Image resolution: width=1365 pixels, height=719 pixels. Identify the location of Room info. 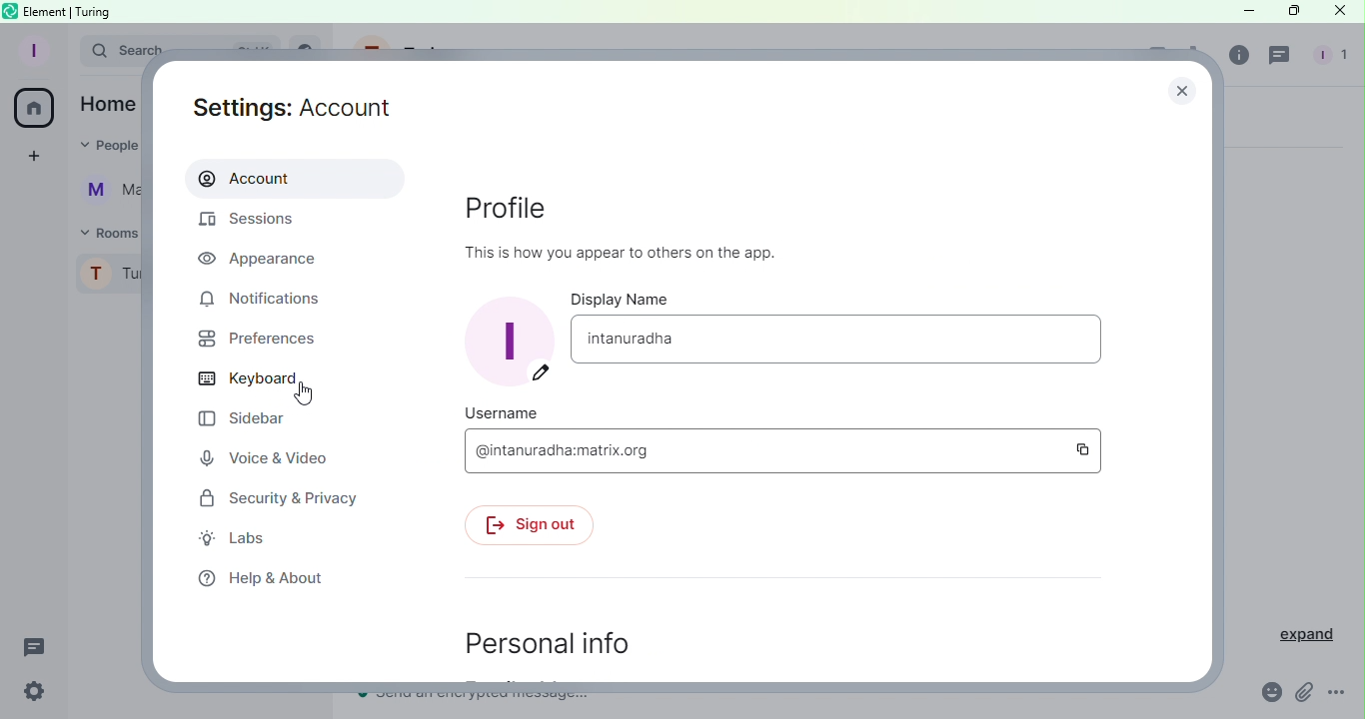
(1236, 59).